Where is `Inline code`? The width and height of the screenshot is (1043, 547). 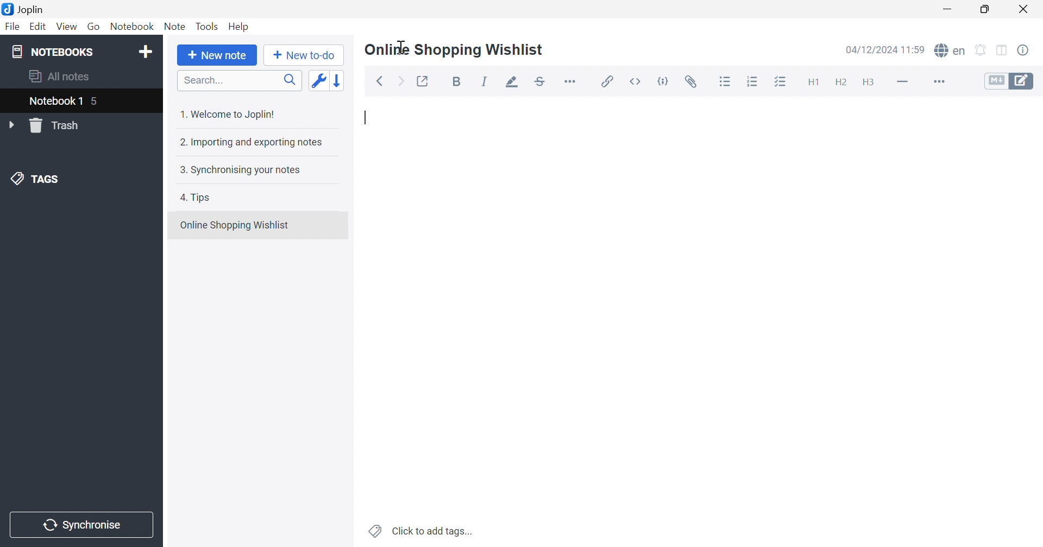
Inline code is located at coordinates (636, 81).